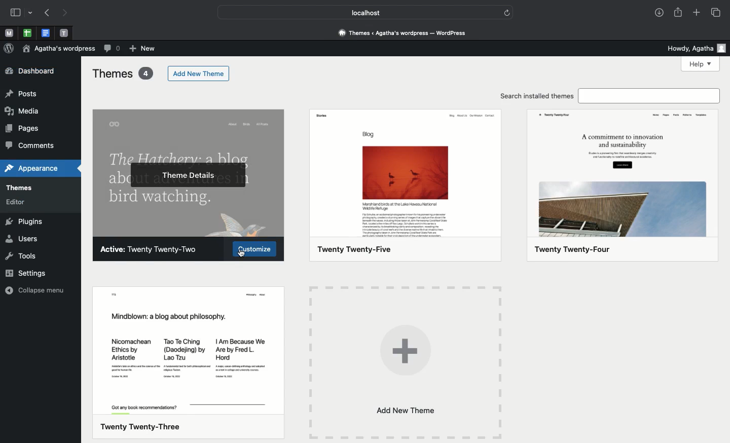 The height and width of the screenshot is (443, 730). Describe the element at coordinates (29, 189) in the screenshot. I see `Themes` at that location.